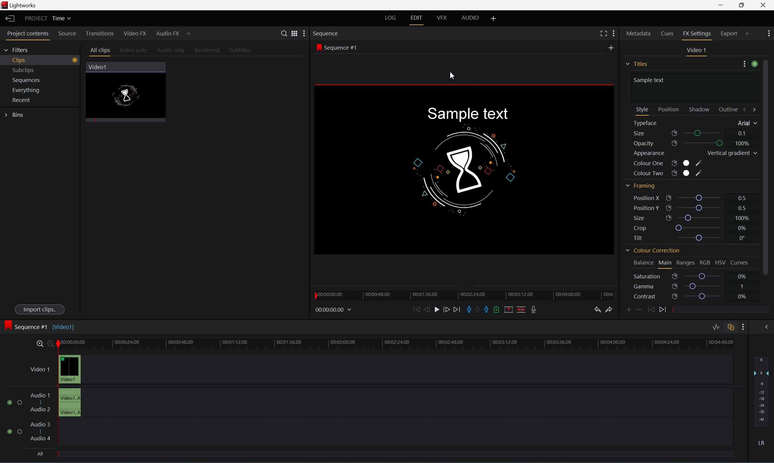 The height and width of the screenshot is (463, 774). What do you see at coordinates (648, 124) in the screenshot?
I see `typeface` at bounding box center [648, 124].